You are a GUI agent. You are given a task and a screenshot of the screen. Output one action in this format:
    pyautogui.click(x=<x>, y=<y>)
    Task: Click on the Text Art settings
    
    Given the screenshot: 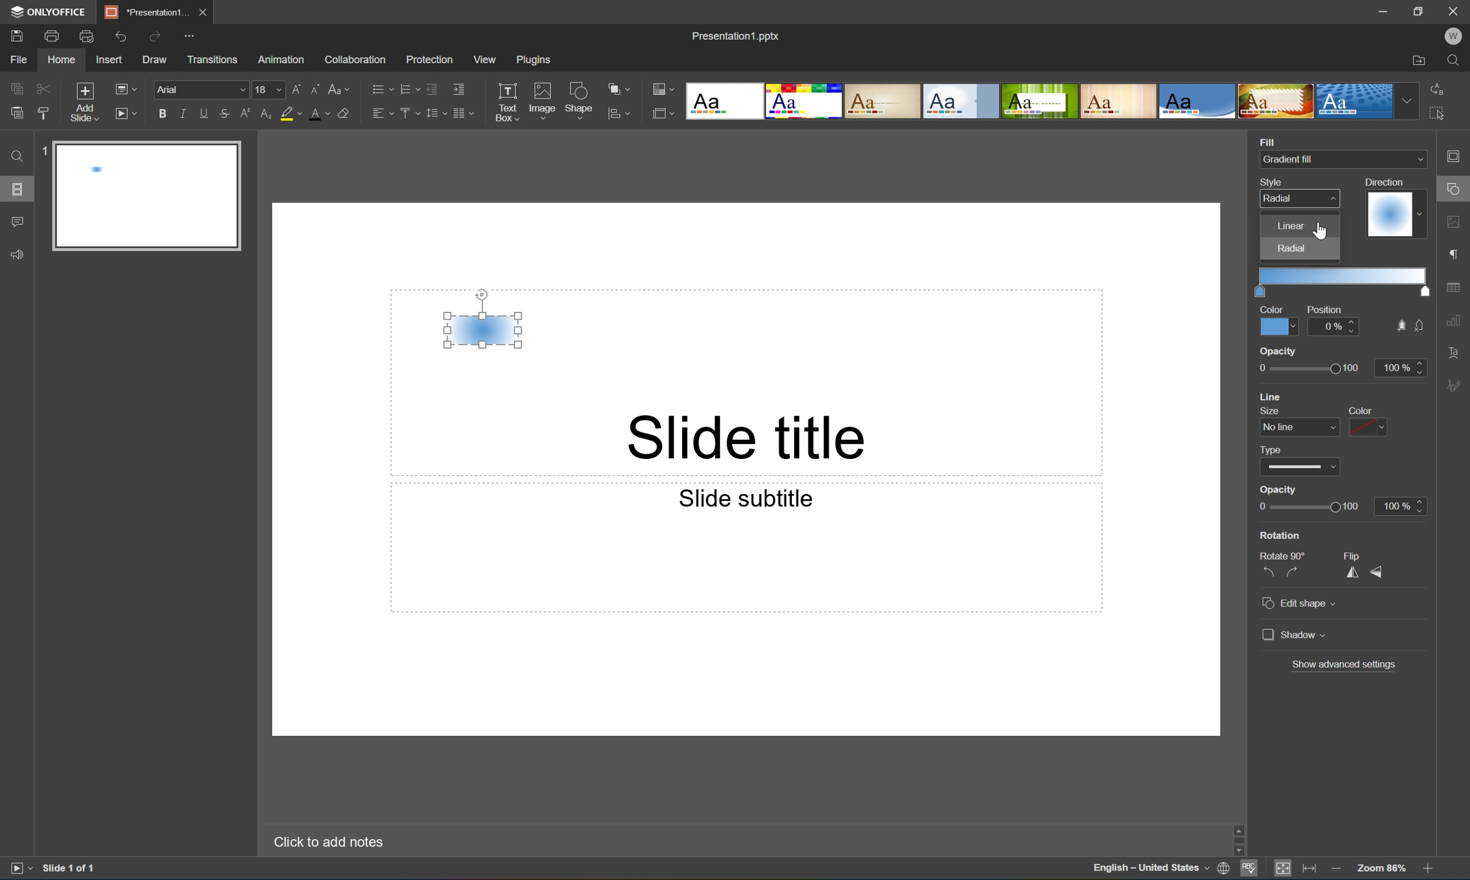 What is the action you would take?
    pyautogui.click(x=1455, y=352)
    